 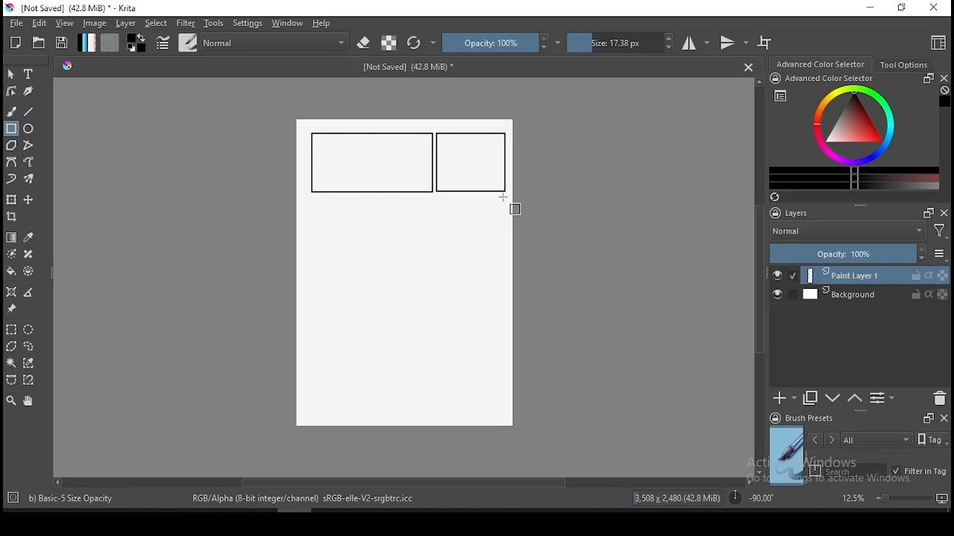 What do you see at coordinates (11, 380) in the screenshot?
I see `bezier curve selection tool` at bounding box center [11, 380].